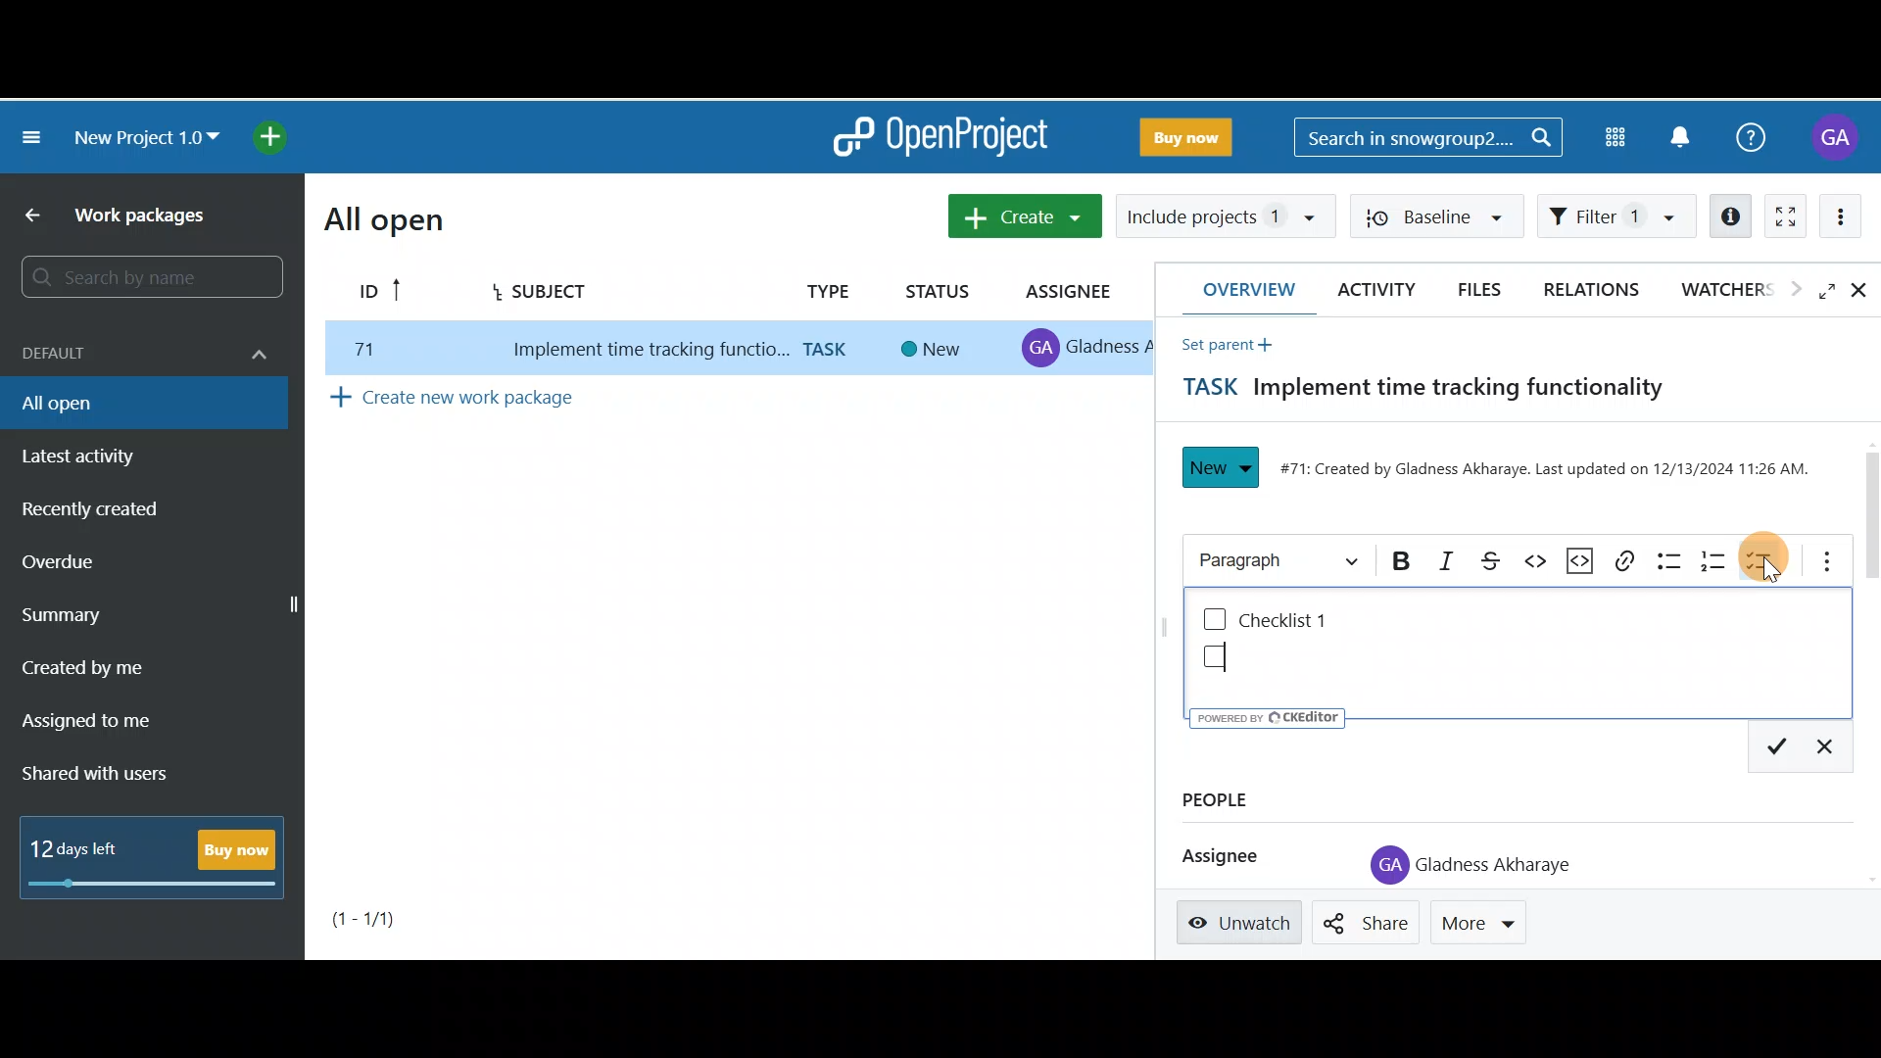 The image size is (1881, 1058). I want to click on Create, so click(1018, 213).